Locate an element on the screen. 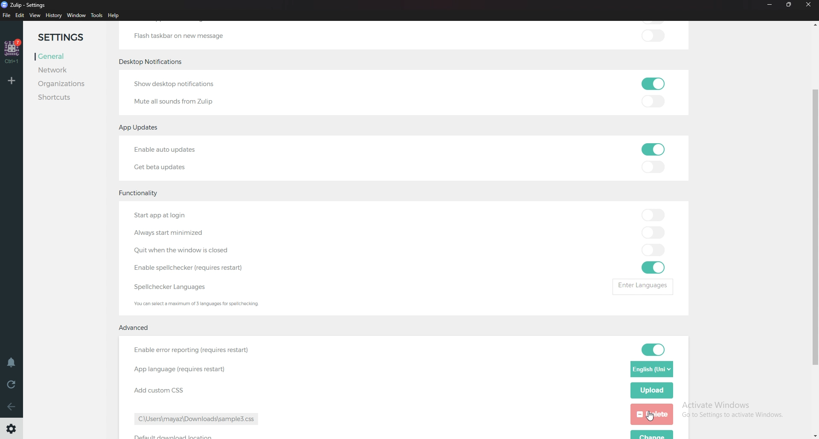 The width and height of the screenshot is (819, 439). Window is located at coordinates (77, 15).